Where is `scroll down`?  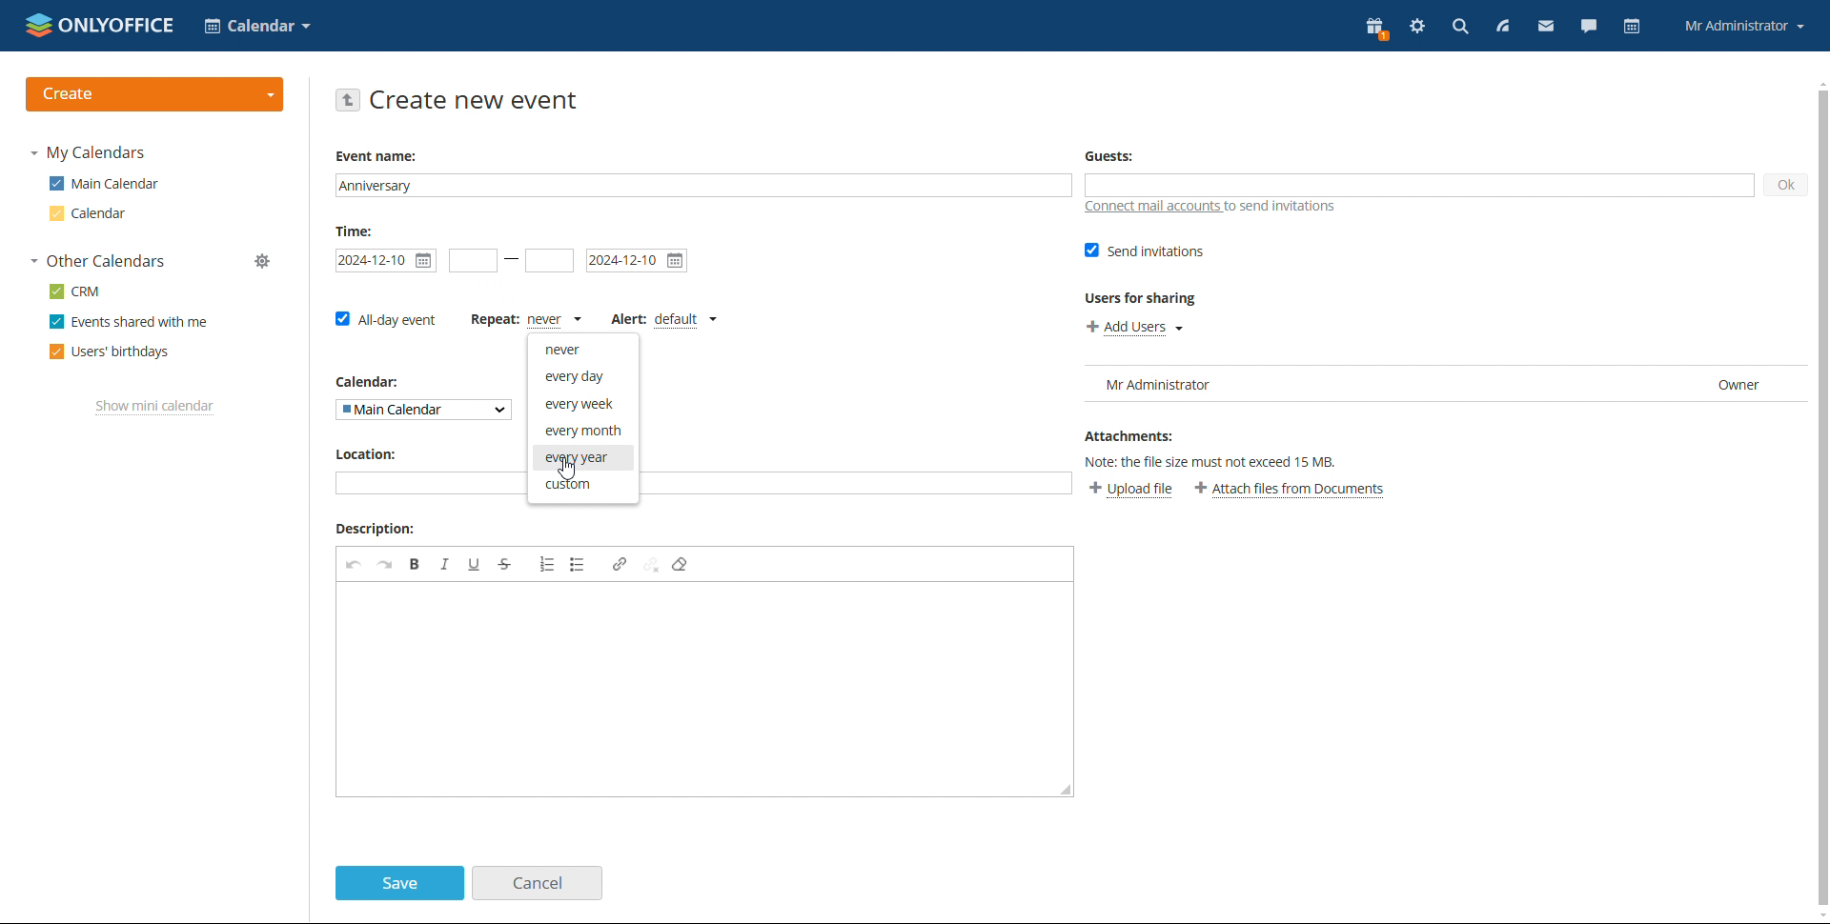
scroll down is located at coordinates (1819, 916).